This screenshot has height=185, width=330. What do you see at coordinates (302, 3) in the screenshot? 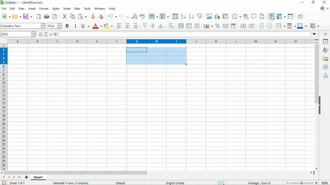
I see `Minimize` at bounding box center [302, 3].